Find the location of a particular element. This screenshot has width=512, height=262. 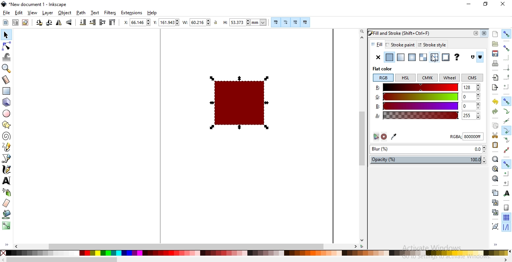

flat color is located at coordinates (386, 69).